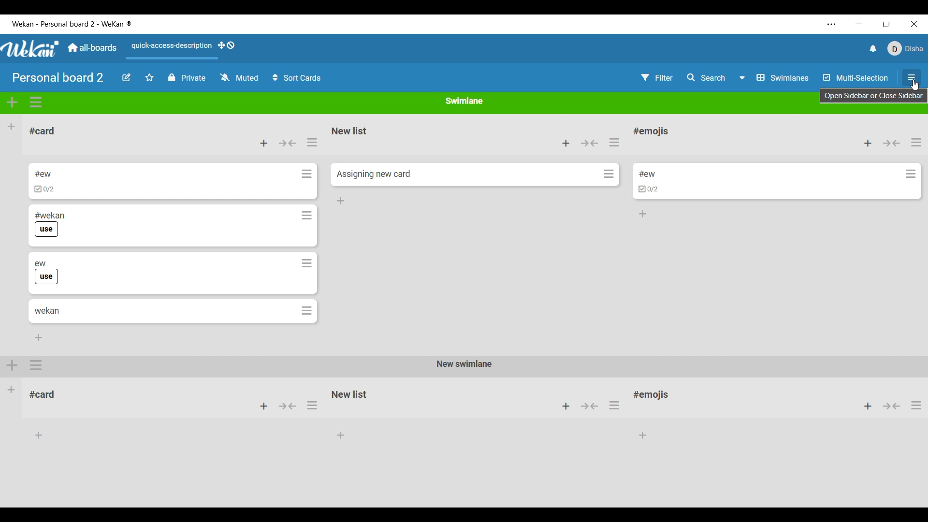  Describe the element at coordinates (12, 102) in the screenshot. I see `Add swimlane` at that location.